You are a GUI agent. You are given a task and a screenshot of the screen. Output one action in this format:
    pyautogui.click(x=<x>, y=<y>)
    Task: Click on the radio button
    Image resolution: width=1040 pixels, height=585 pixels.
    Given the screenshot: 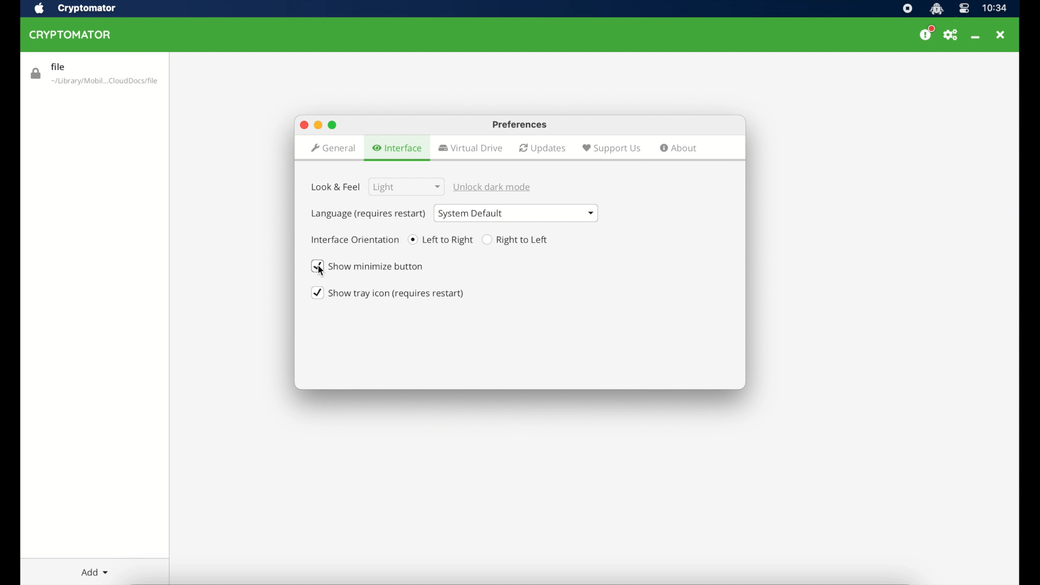 What is the action you would take?
    pyautogui.click(x=517, y=240)
    